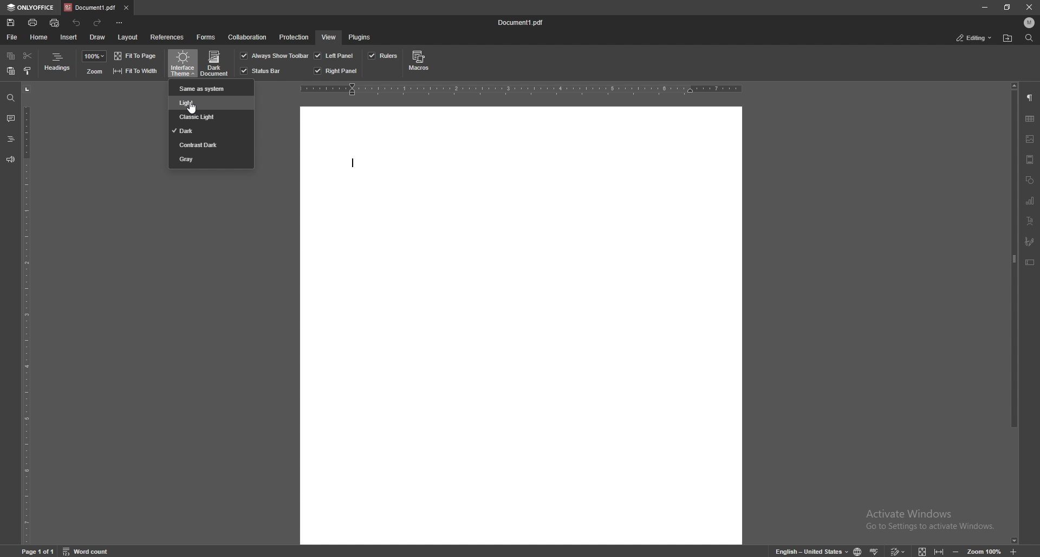 The image size is (1040, 557). I want to click on feedback, so click(10, 160).